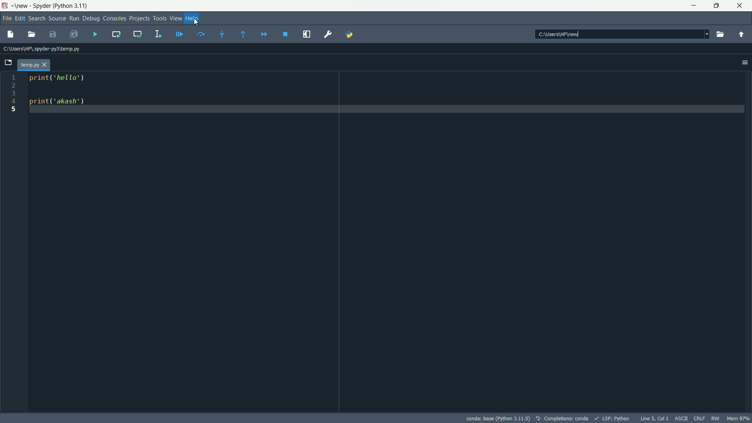 The image size is (752, 423). I want to click on run menu, so click(74, 18).